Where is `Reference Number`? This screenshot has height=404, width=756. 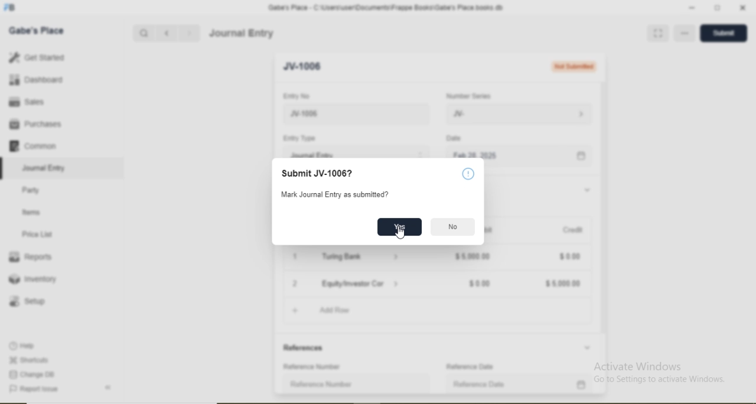
Reference Number is located at coordinates (312, 366).